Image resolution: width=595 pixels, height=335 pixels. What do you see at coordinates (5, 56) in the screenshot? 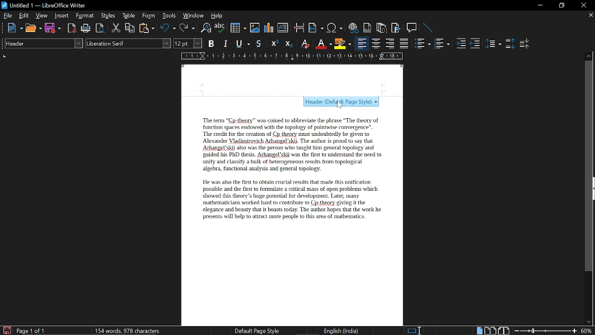
I see `units` at bounding box center [5, 56].